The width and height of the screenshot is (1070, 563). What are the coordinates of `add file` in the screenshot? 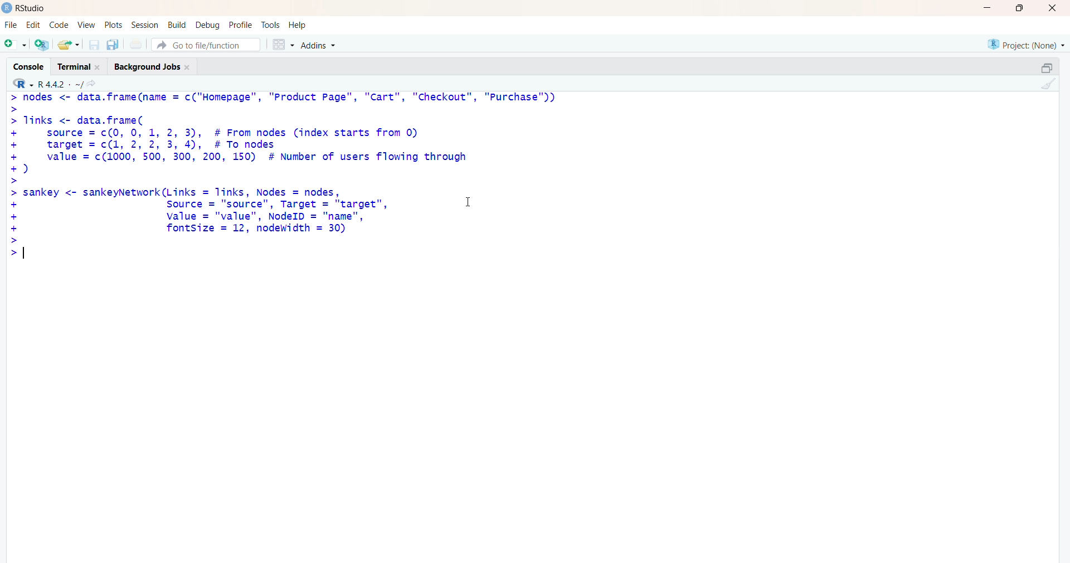 It's located at (42, 46).